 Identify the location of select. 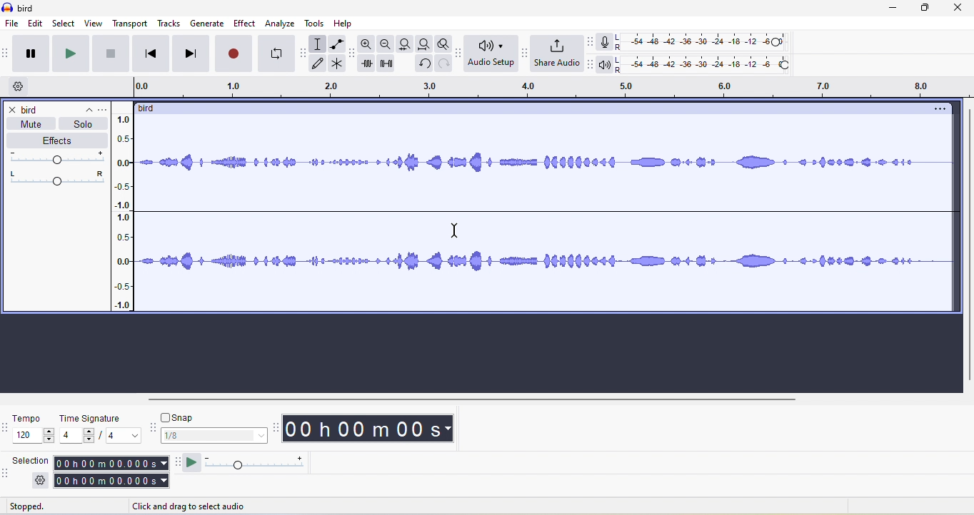
(65, 24).